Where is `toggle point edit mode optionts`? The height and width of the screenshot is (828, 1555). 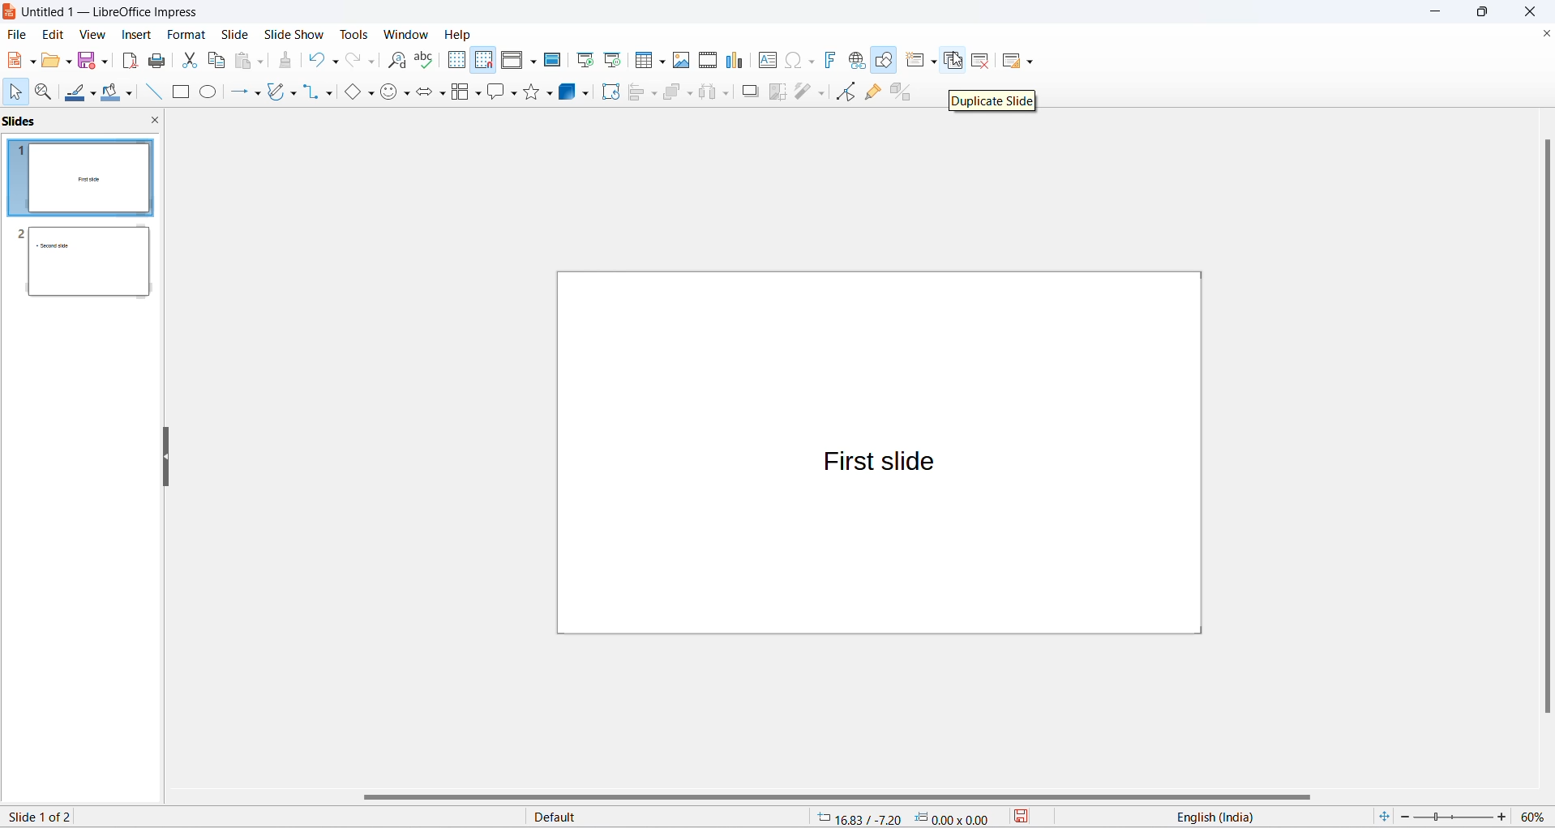 toggle point edit mode optionts is located at coordinates (819, 94).